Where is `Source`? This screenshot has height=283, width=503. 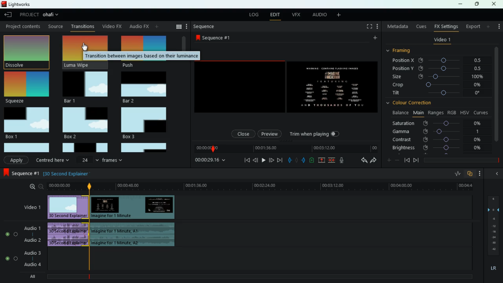
Source is located at coordinates (56, 26).